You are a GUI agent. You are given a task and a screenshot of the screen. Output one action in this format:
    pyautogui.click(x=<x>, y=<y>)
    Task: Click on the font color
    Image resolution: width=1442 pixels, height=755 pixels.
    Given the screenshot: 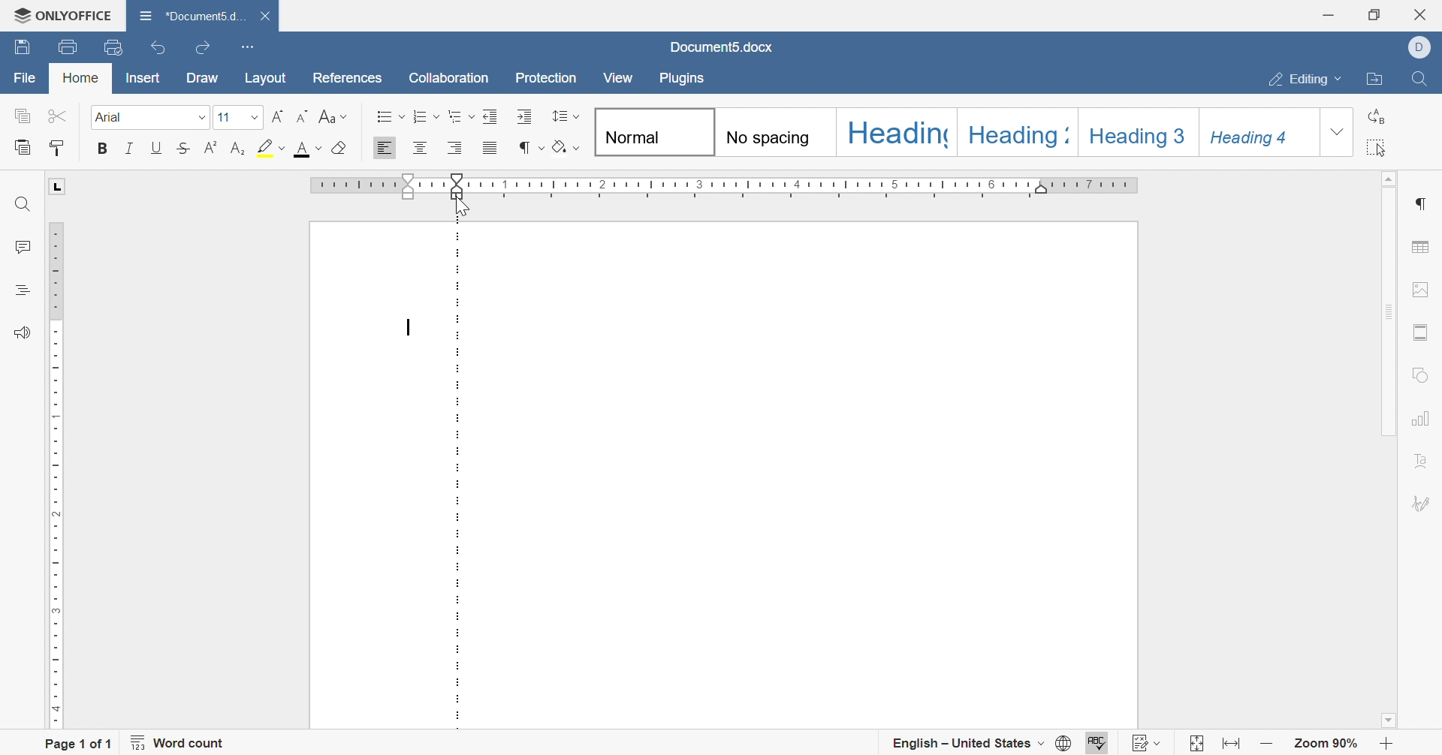 What is the action you would take?
    pyautogui.click(x=307, y=147)
    